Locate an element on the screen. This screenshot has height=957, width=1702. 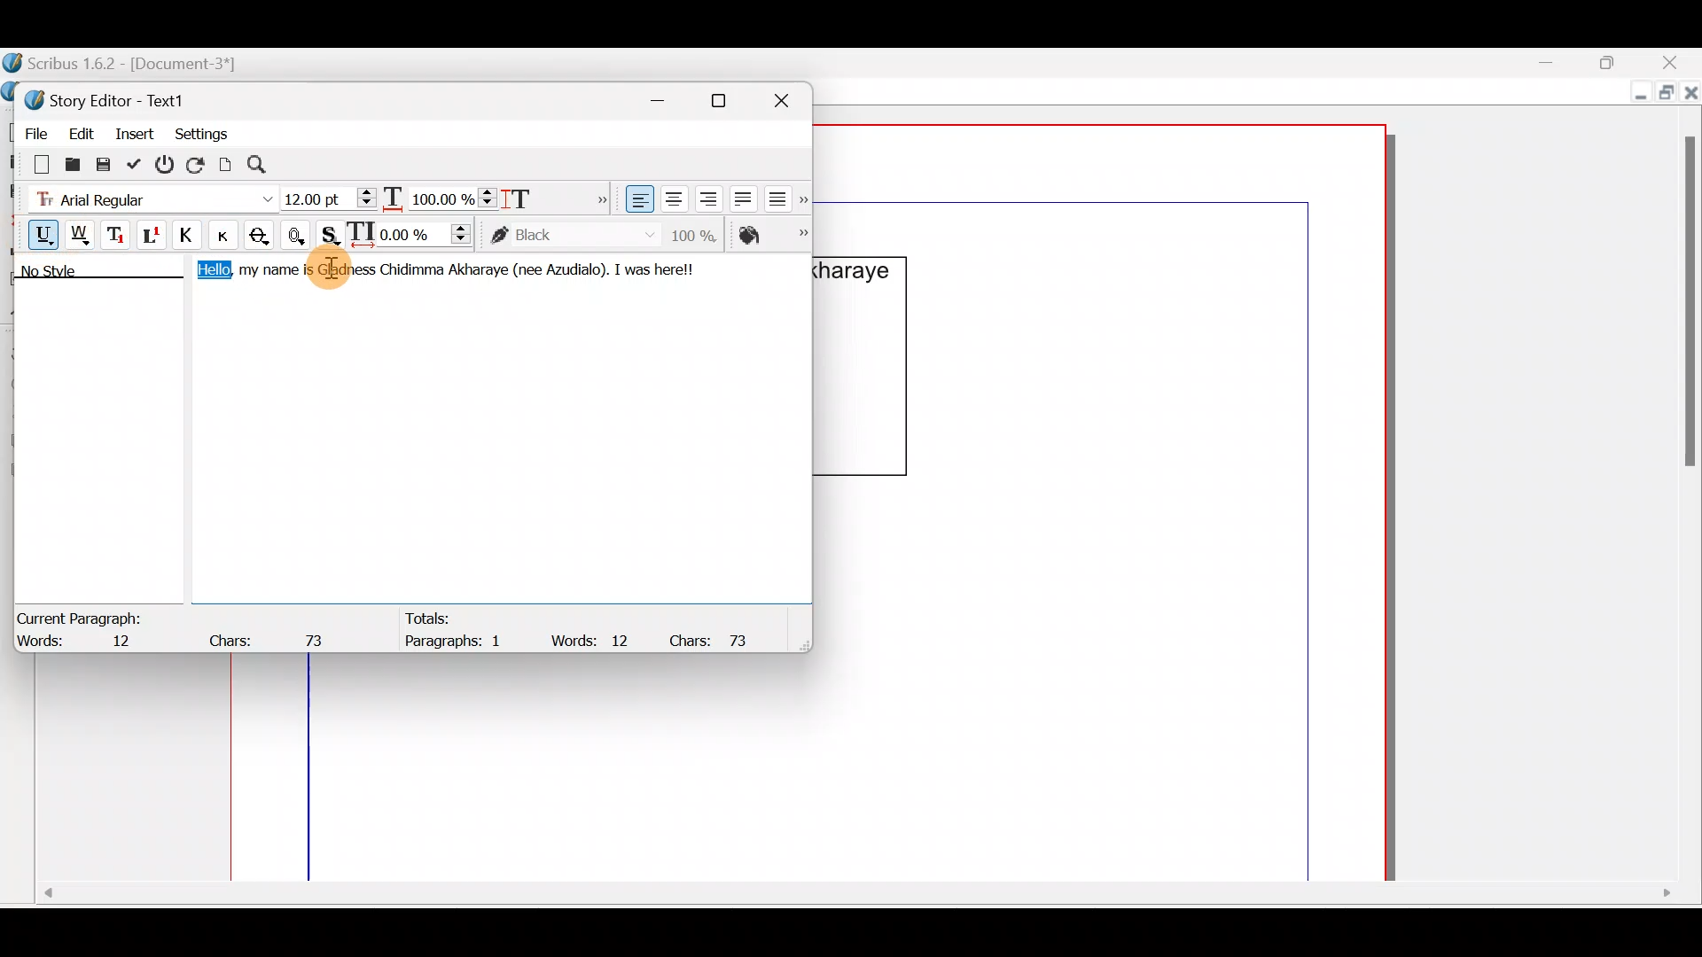
Scroll bar is located at coordinates (1683, 484).